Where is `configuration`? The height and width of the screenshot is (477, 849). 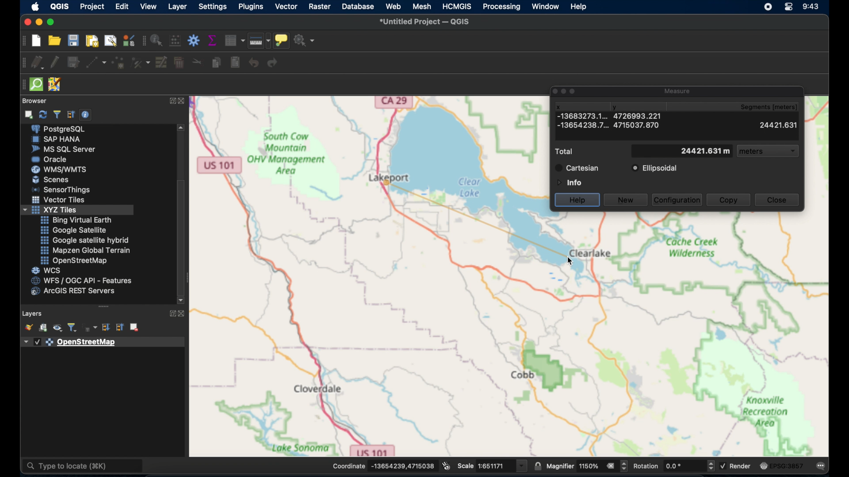
configuration is located at coordinates (678, 199).